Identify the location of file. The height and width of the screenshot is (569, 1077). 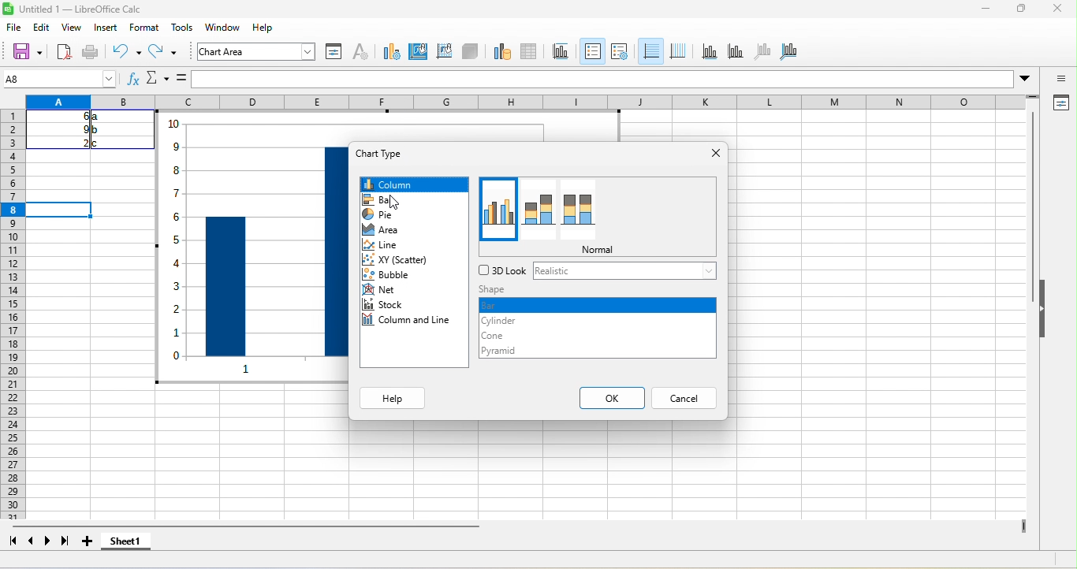
(14, 28).